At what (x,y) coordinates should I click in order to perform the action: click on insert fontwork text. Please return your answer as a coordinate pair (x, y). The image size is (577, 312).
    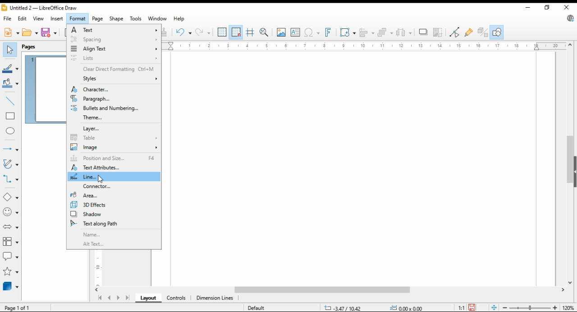
    Looking at the image, I should click on (327, 32).